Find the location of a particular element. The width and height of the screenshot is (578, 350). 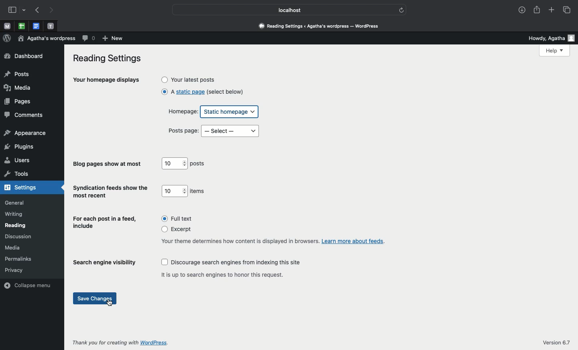

Wordpress name is located at coordinates (47, 38).